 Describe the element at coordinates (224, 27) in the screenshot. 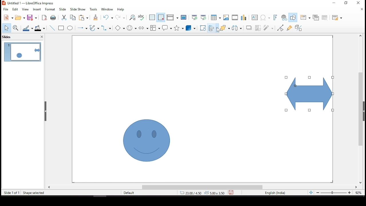

I see `arrange` at that location.